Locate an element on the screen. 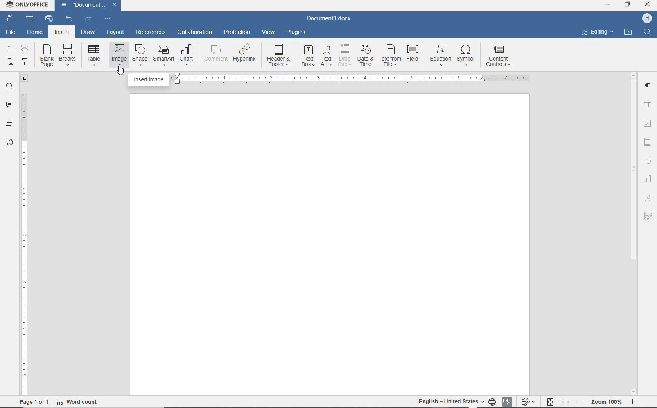 The image size is (657, 408). scrollbar is located at coordinates (633, 234).